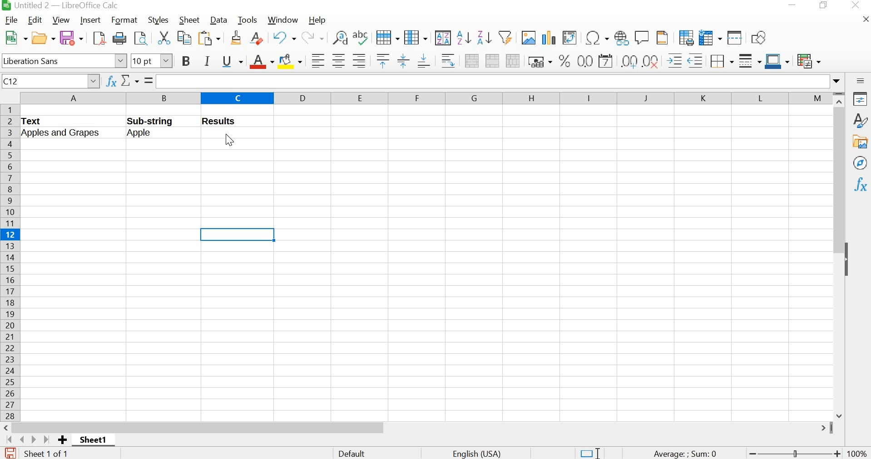  I want to click on border style, so click(749, 60).